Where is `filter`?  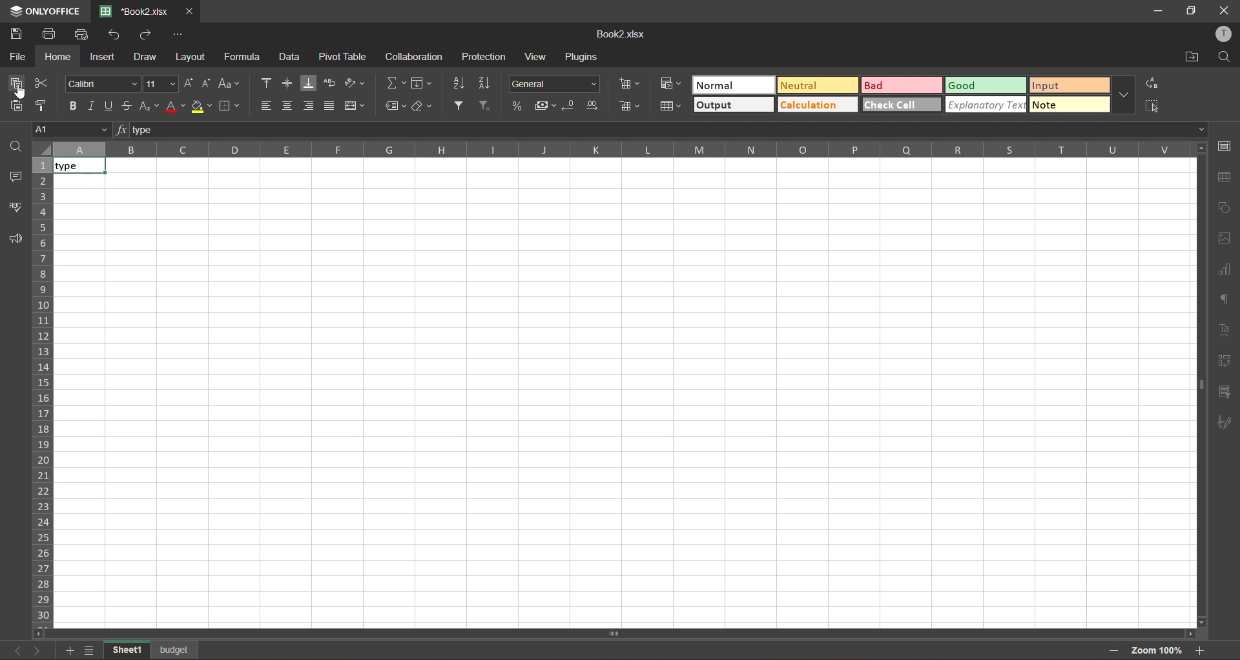 filter is located at coordinates (459, 107).